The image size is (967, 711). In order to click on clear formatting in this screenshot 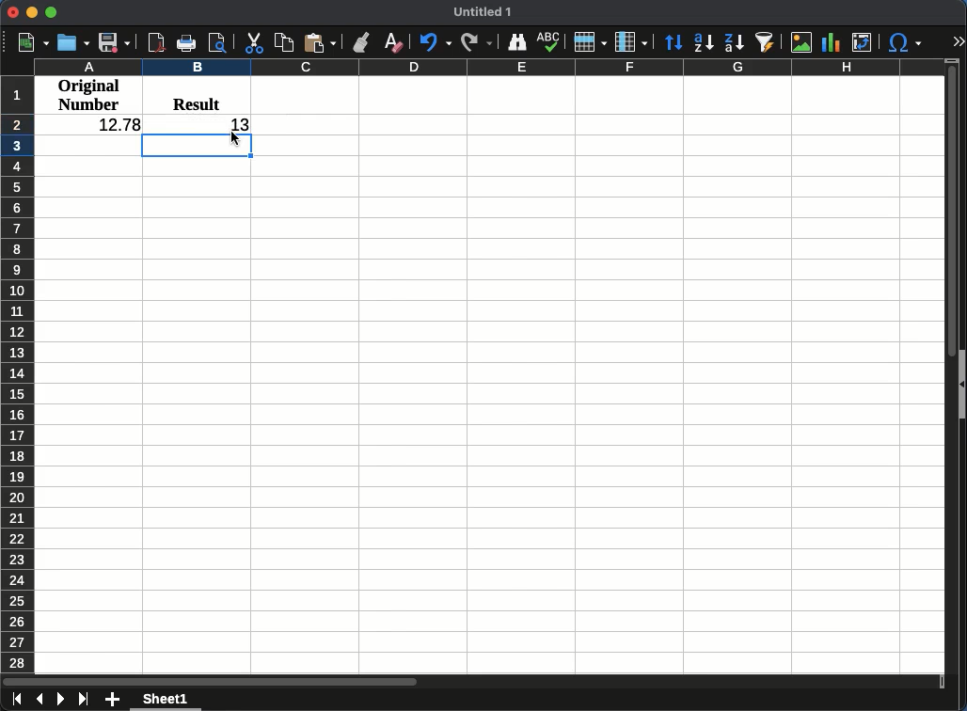, I will do `click(392, 44)`.